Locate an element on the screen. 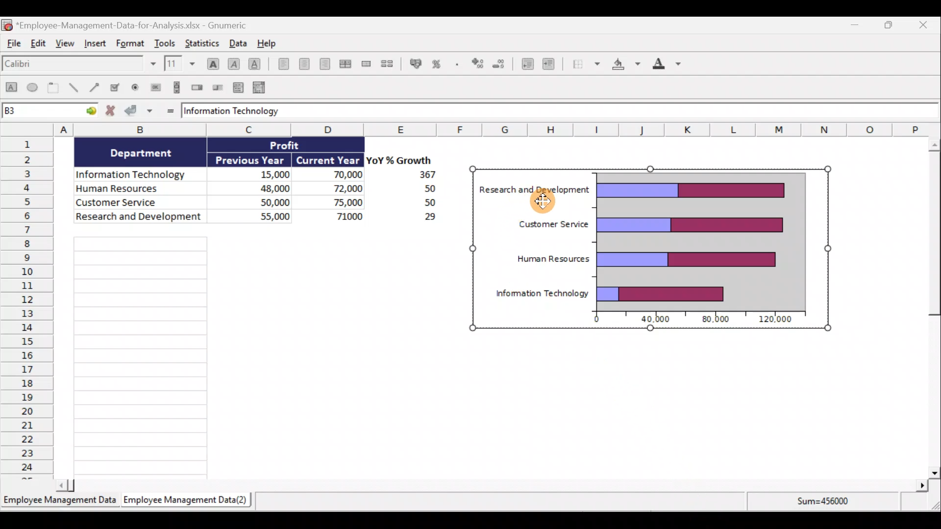  Font size is located at coordinates (182, 64).